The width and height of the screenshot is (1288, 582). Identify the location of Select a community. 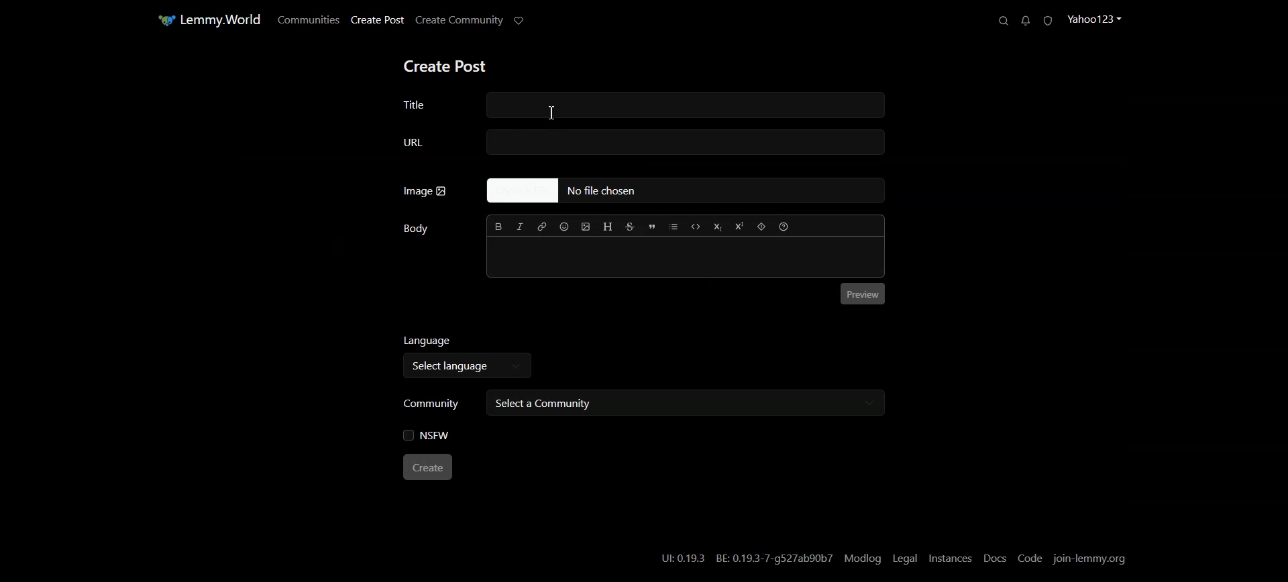
(683, 403).